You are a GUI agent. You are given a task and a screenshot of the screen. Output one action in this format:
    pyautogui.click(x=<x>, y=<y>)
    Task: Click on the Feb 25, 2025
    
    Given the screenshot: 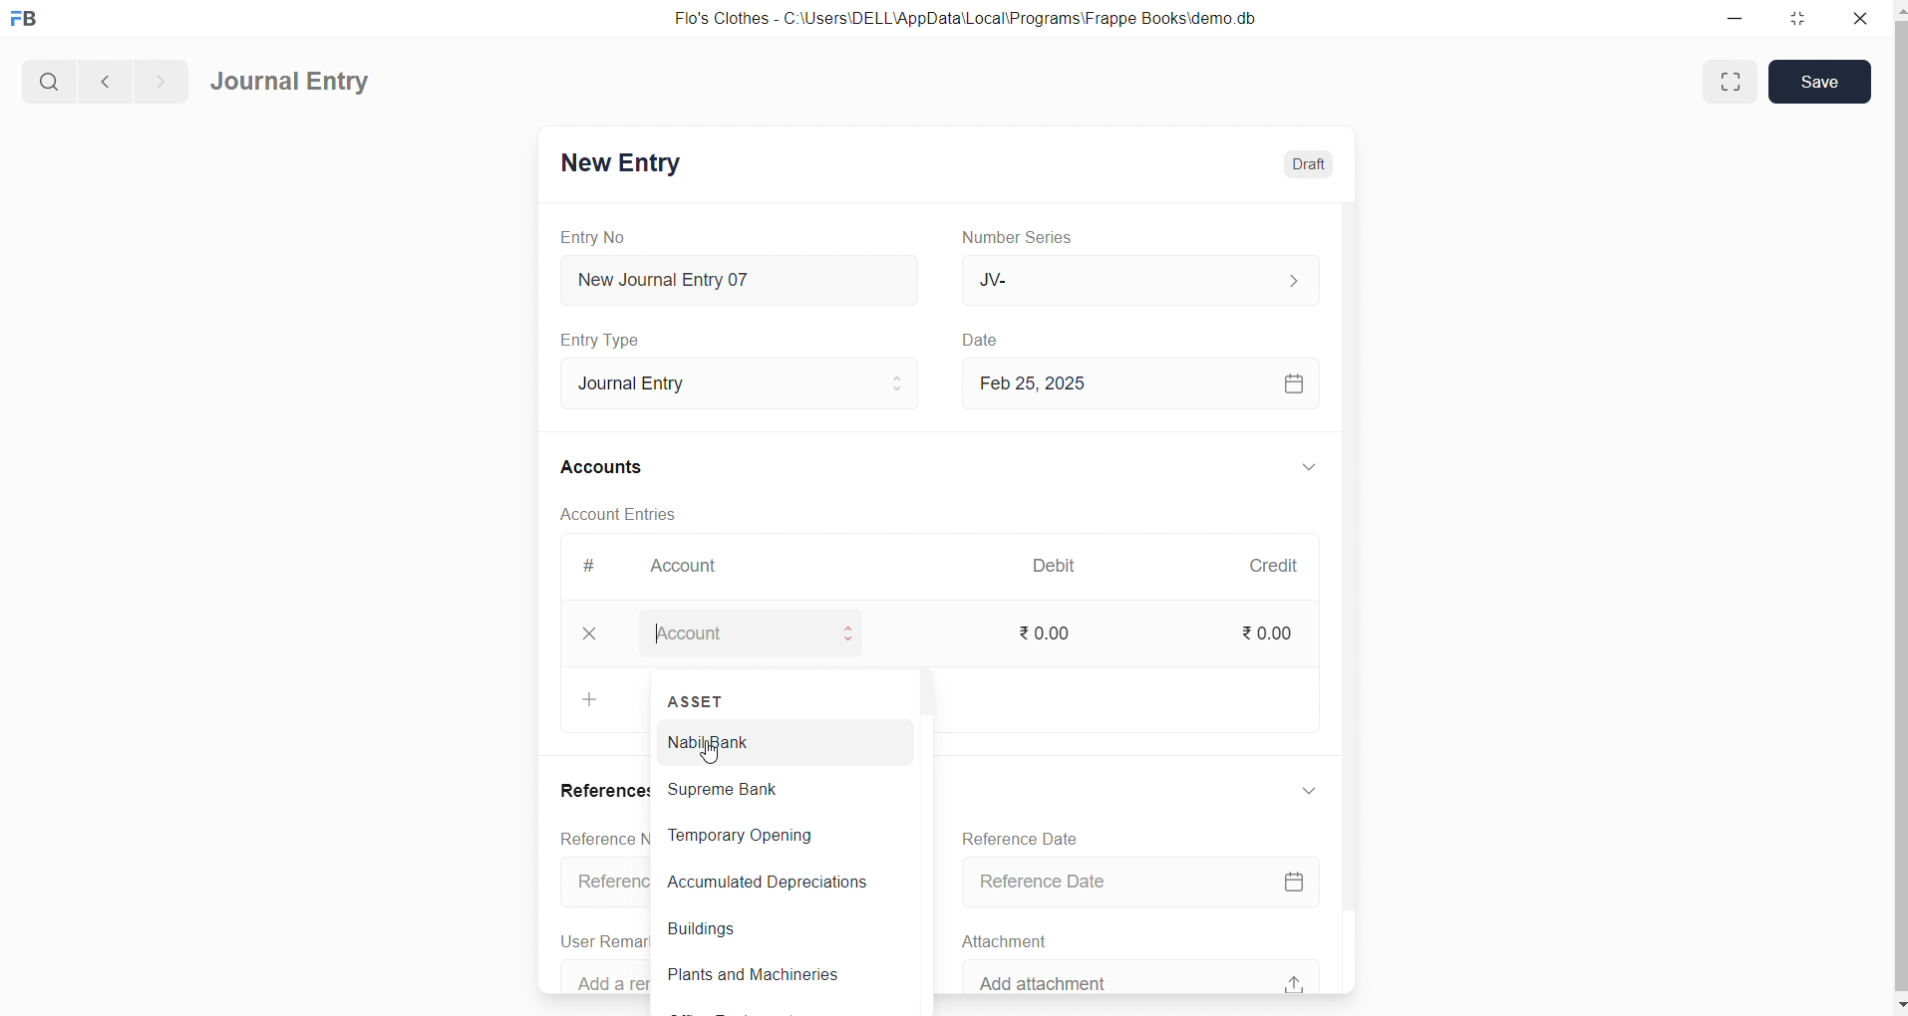 What is the action you would take?
    pyautogui.click(x=1136, y=381)
    